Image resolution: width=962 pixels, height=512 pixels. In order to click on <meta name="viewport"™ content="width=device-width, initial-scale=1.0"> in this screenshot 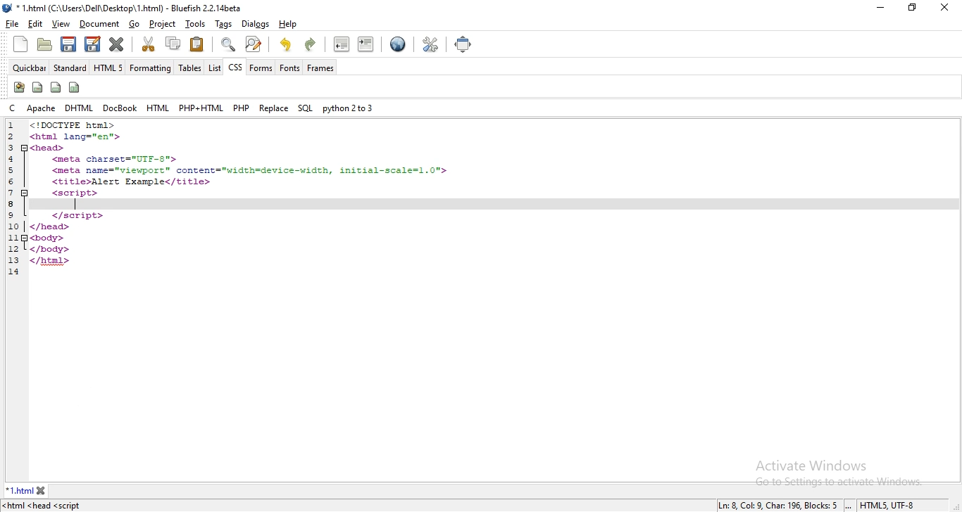, I will do `click(250, 170)`.